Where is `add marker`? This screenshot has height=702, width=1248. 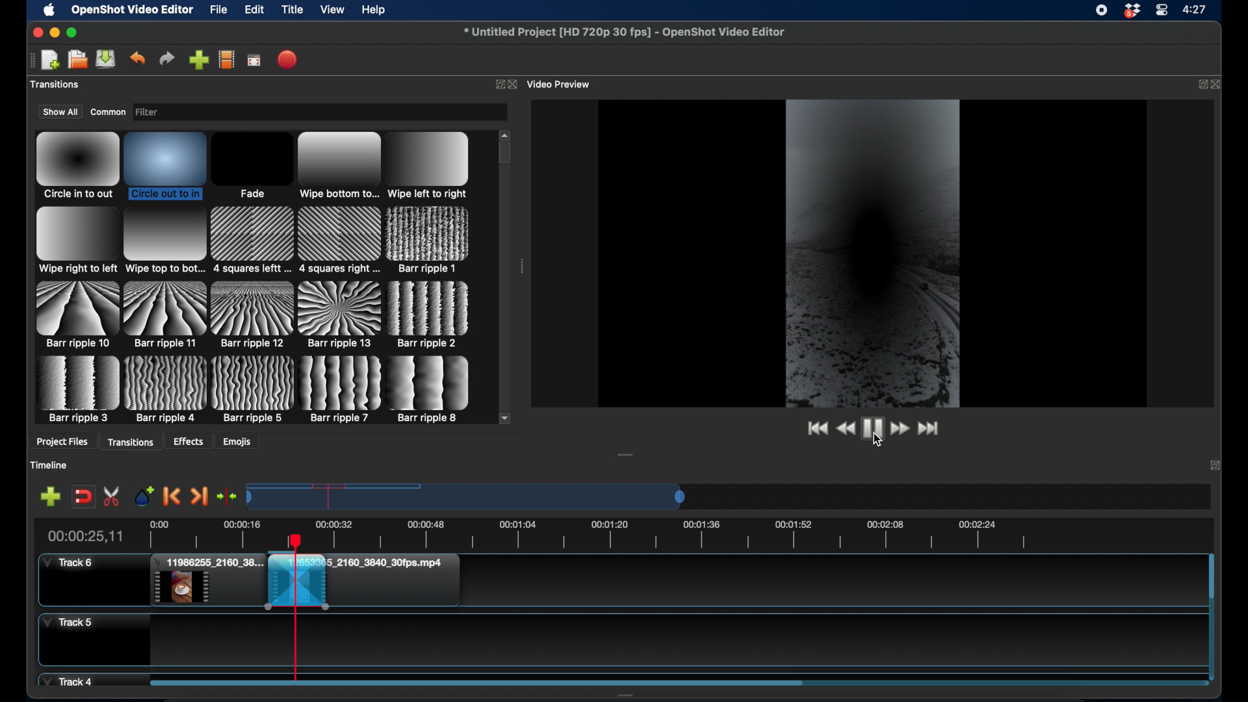 add marker is located at coordinates (144, 495).